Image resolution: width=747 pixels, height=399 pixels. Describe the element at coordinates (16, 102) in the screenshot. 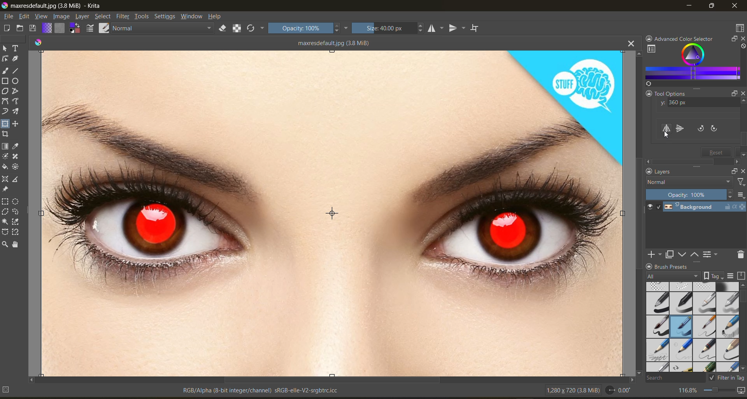

I see `tool` at that location.